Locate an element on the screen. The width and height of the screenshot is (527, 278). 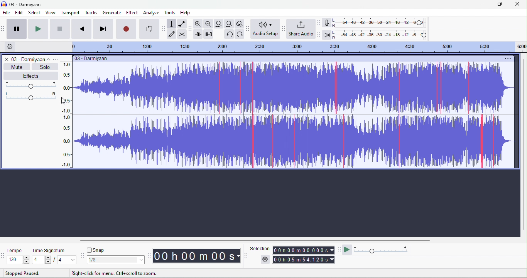
effects is located at coordinates (30, 75).